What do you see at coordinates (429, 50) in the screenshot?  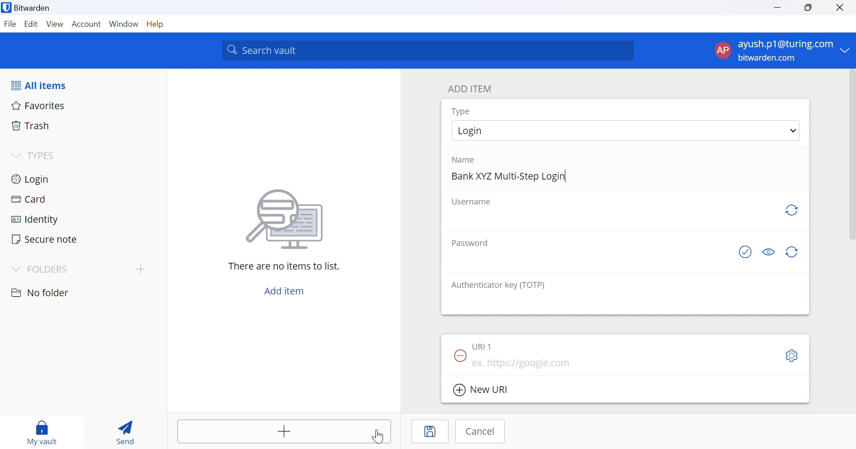 I see `Search vault` at bounding box center [429, 50].